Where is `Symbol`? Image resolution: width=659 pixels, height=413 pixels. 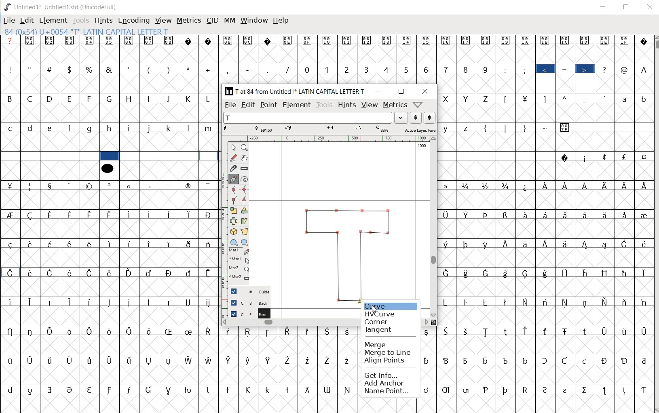
Symbol is located at coordinates (210, 41).